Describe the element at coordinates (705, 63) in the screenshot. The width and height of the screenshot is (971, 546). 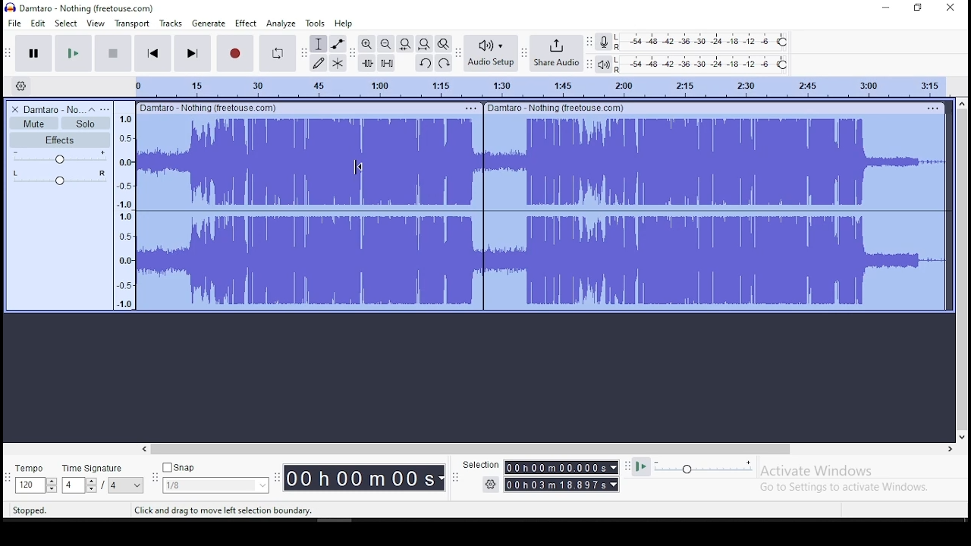
I see `playback level` at that location.